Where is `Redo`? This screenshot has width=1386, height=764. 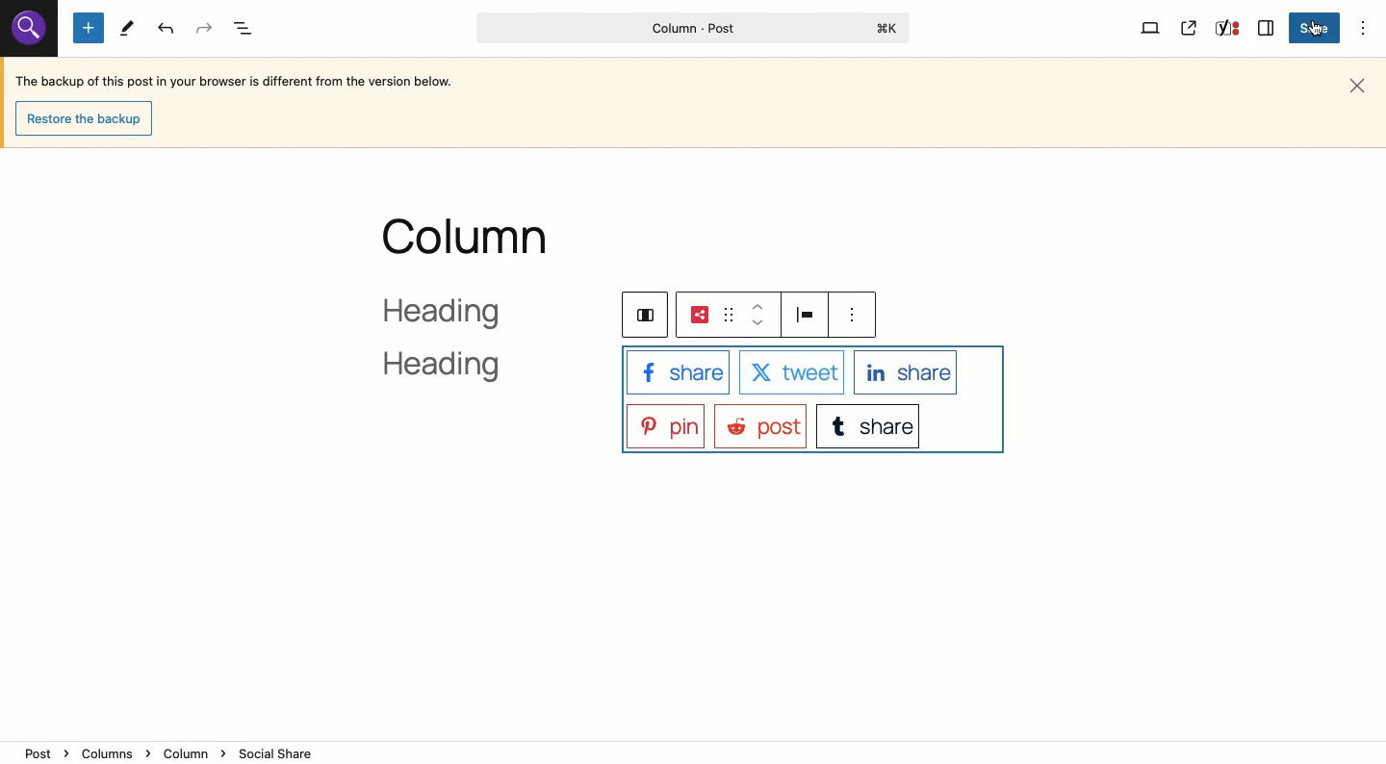
Redo is located at coordinates (205, 29).